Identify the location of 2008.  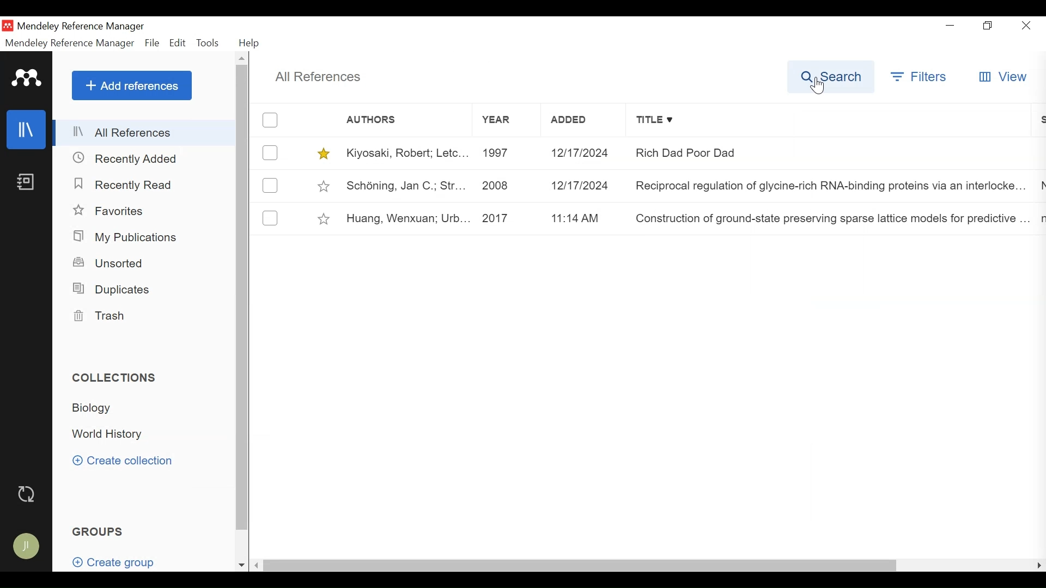
(503, 184).